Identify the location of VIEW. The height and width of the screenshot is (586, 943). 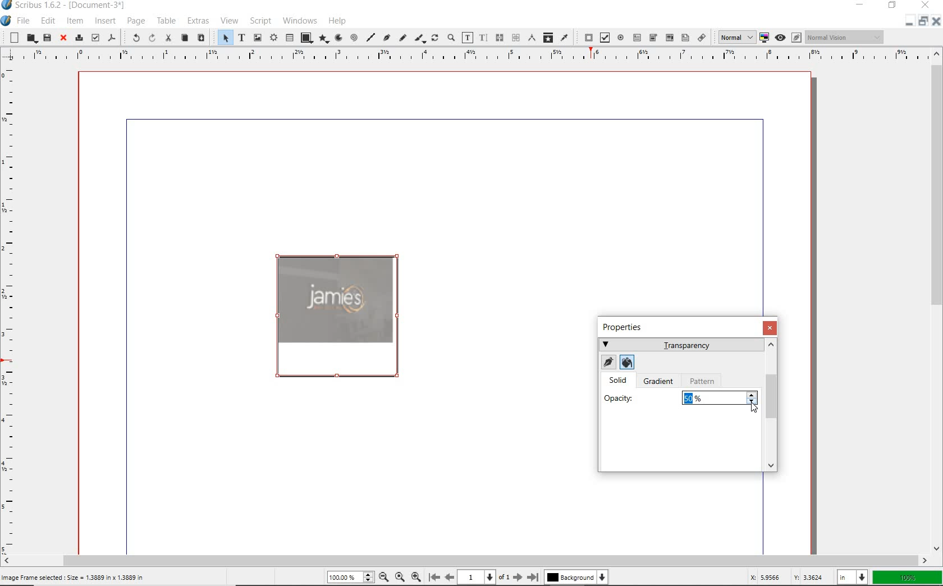
(230, 20).